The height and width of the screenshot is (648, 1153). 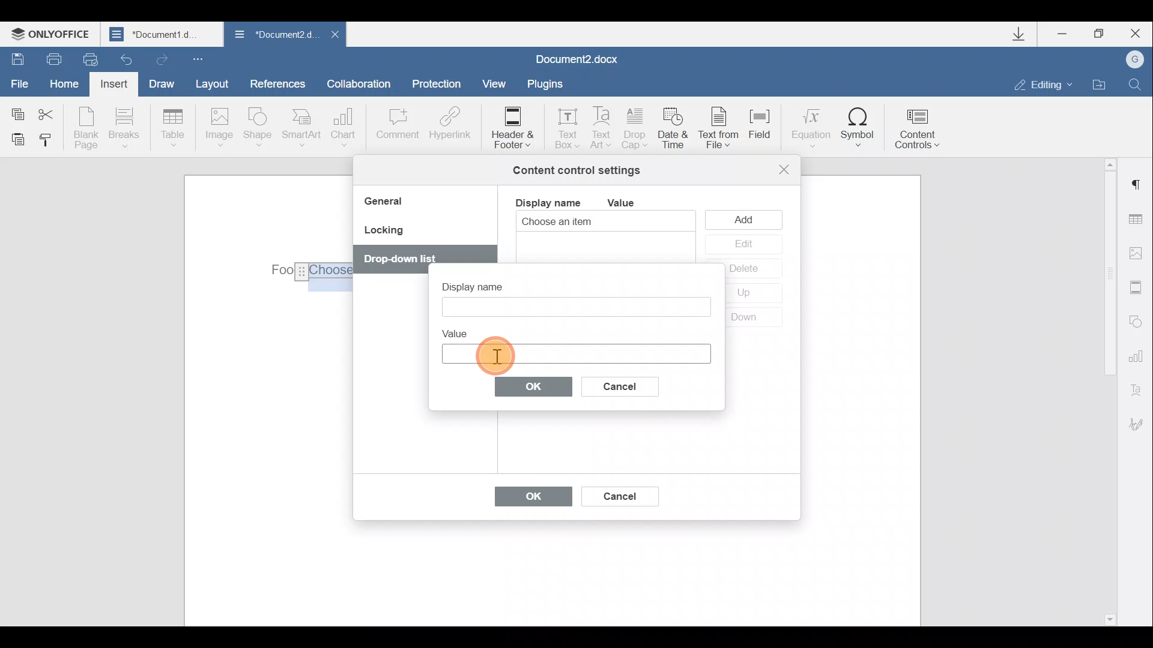 I want to click on Close, so click(x=1134, y=34).